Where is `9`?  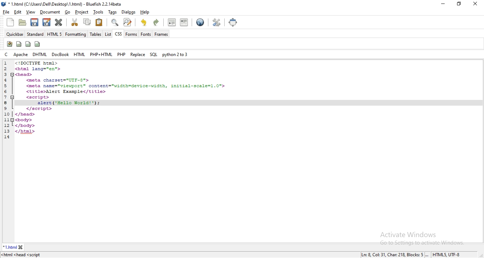 9 is located at coordinates (5, 108).